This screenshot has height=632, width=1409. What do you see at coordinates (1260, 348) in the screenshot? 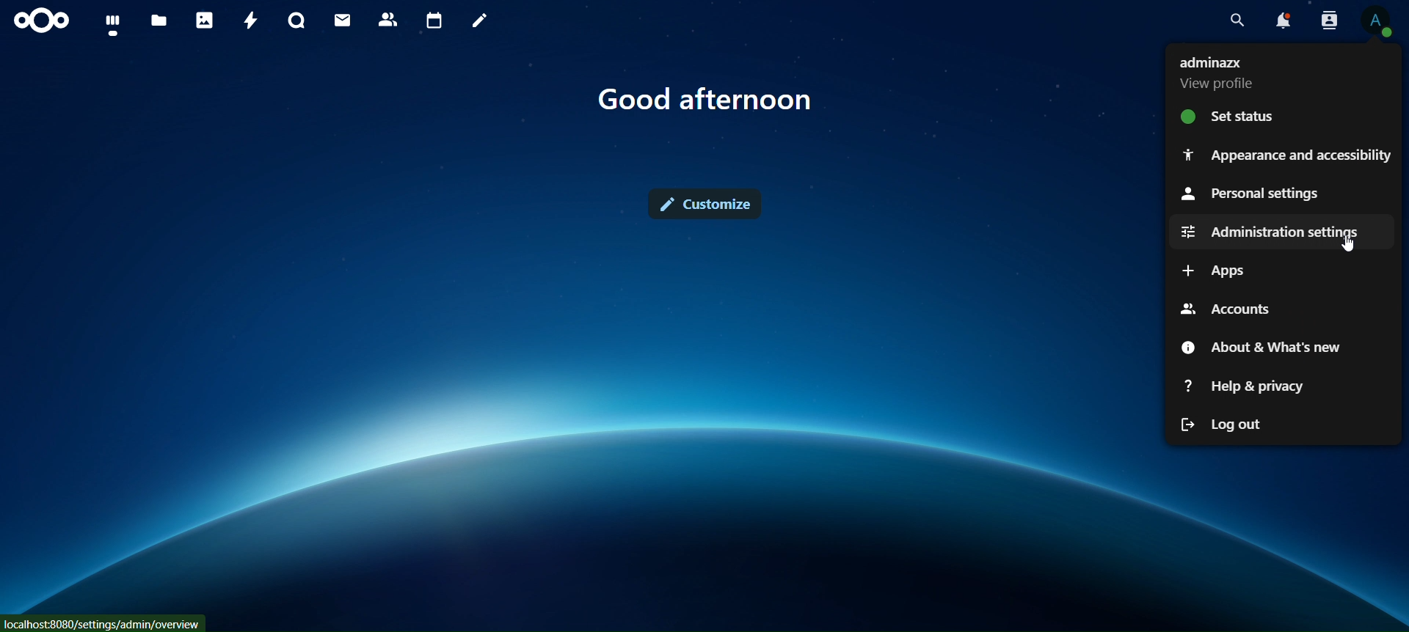
I see `about &what's new` at bounding box center [1260, 348].